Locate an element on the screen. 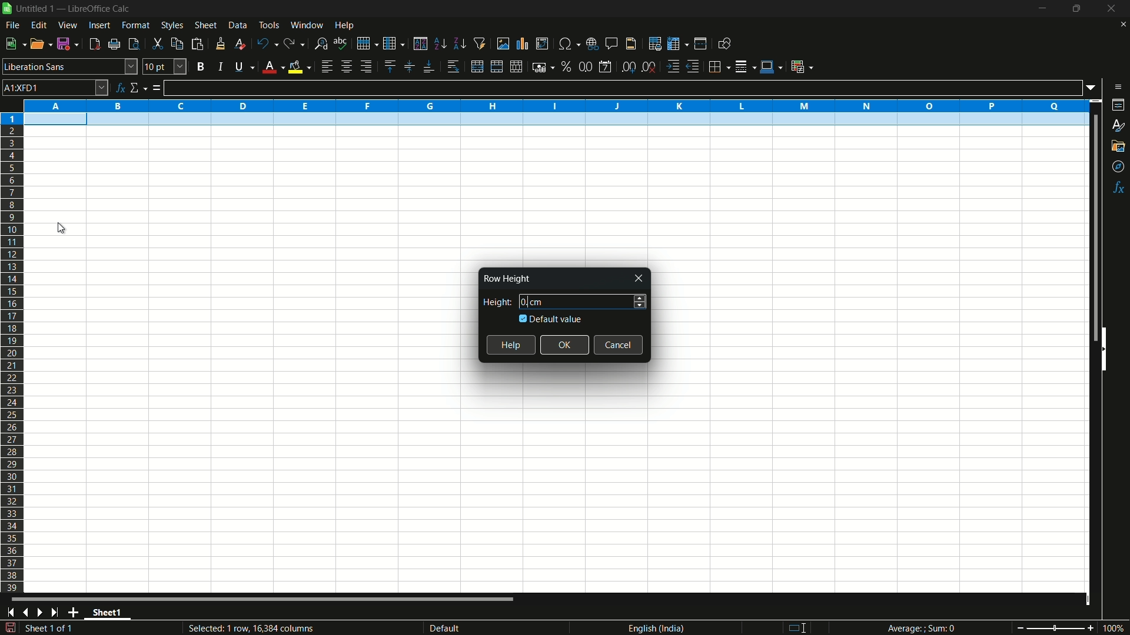 This screenshot has height=635, width=1130. standard selection is located at coordinates (802, 627).